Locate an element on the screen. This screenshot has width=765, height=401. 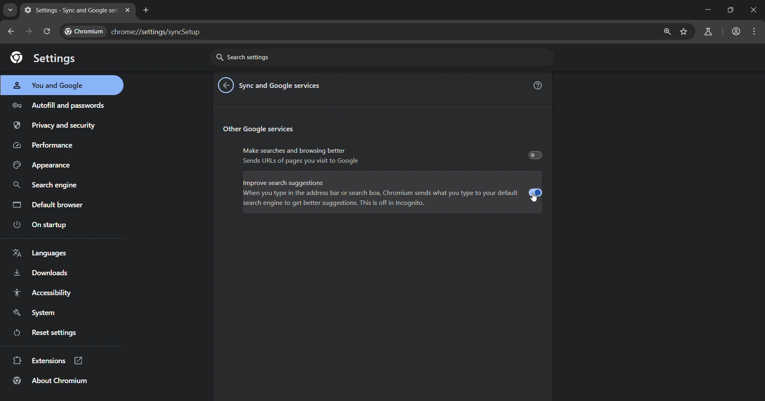
language is located at coordinates (39, 253).